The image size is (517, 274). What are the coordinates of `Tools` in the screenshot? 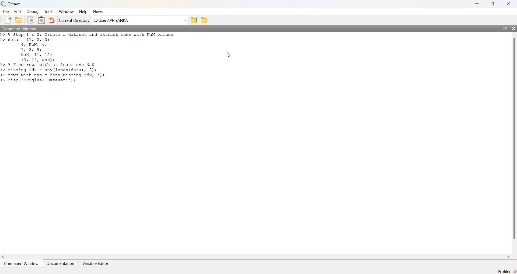 It's located at (49, 11).